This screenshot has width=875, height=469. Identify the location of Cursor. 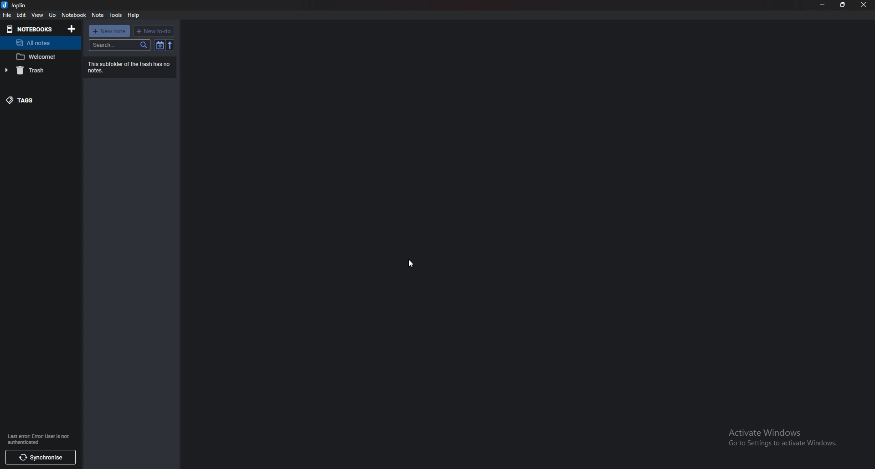
(408, 264).